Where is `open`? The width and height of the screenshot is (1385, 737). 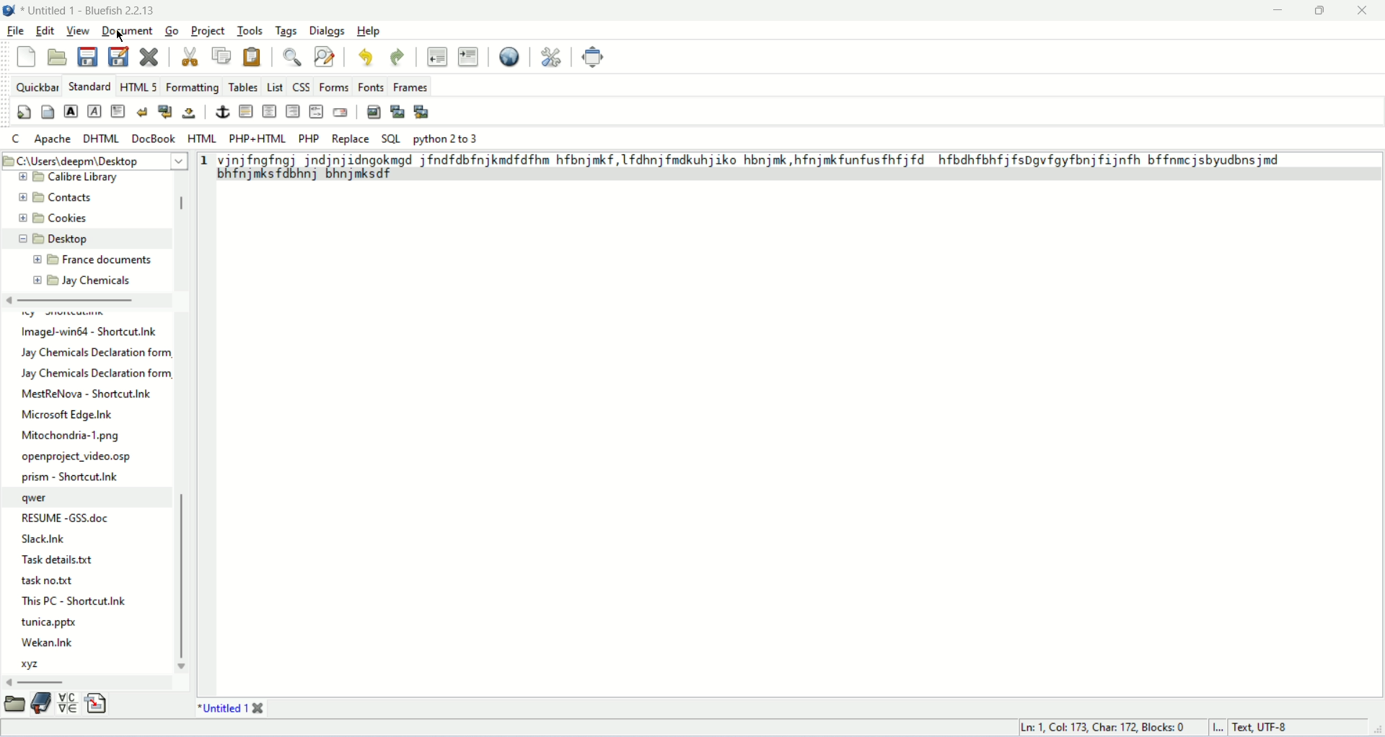 open is located at coordinates (58, 58).